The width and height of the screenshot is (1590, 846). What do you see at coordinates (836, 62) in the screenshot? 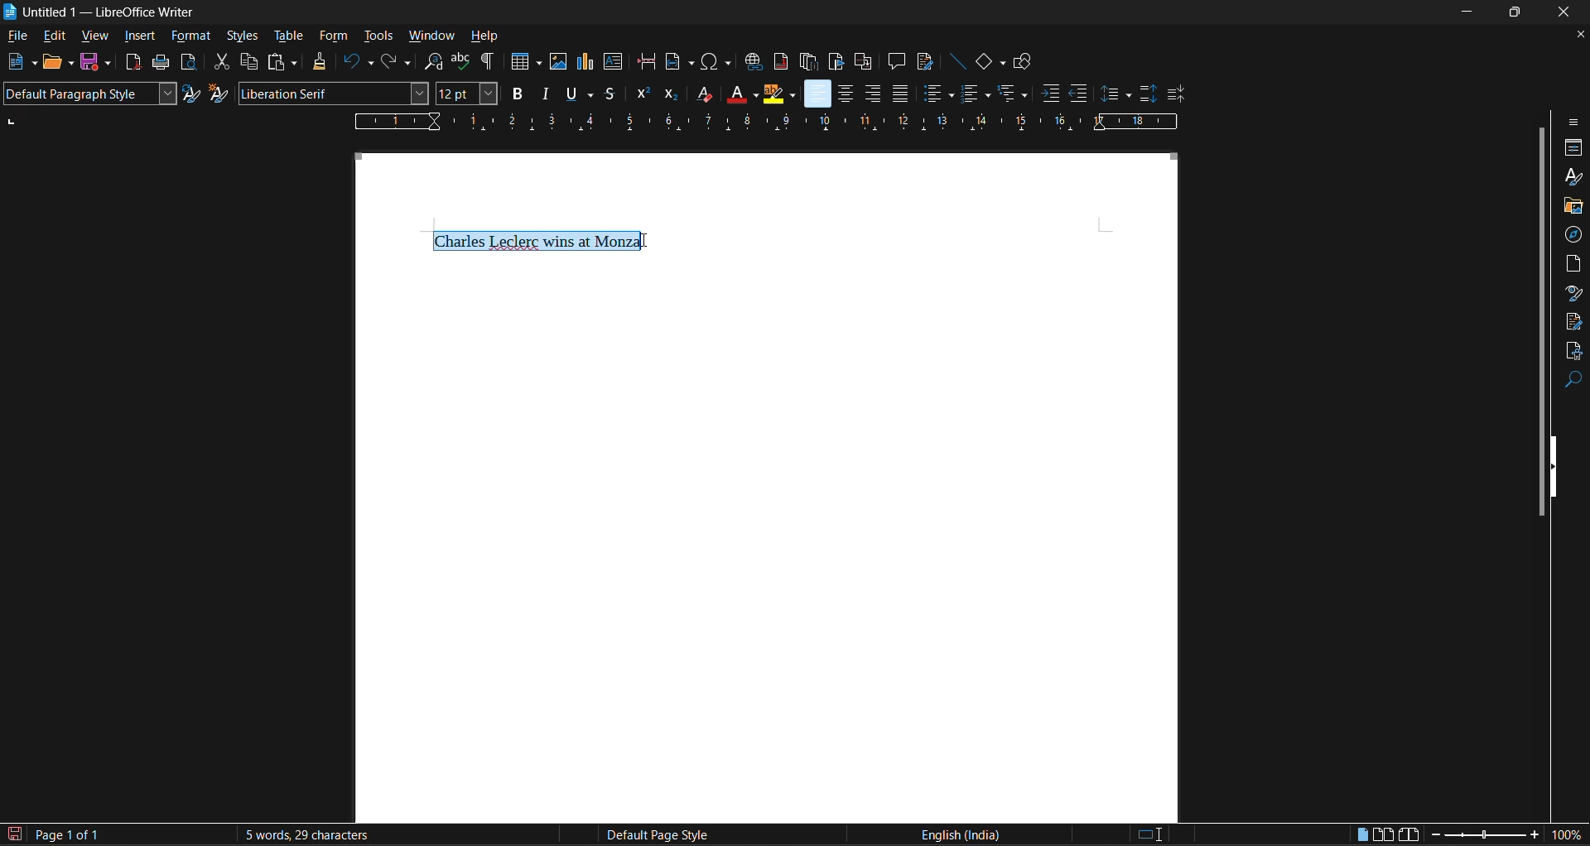
I see `insert bookmark` at bounding box center [836, 62].